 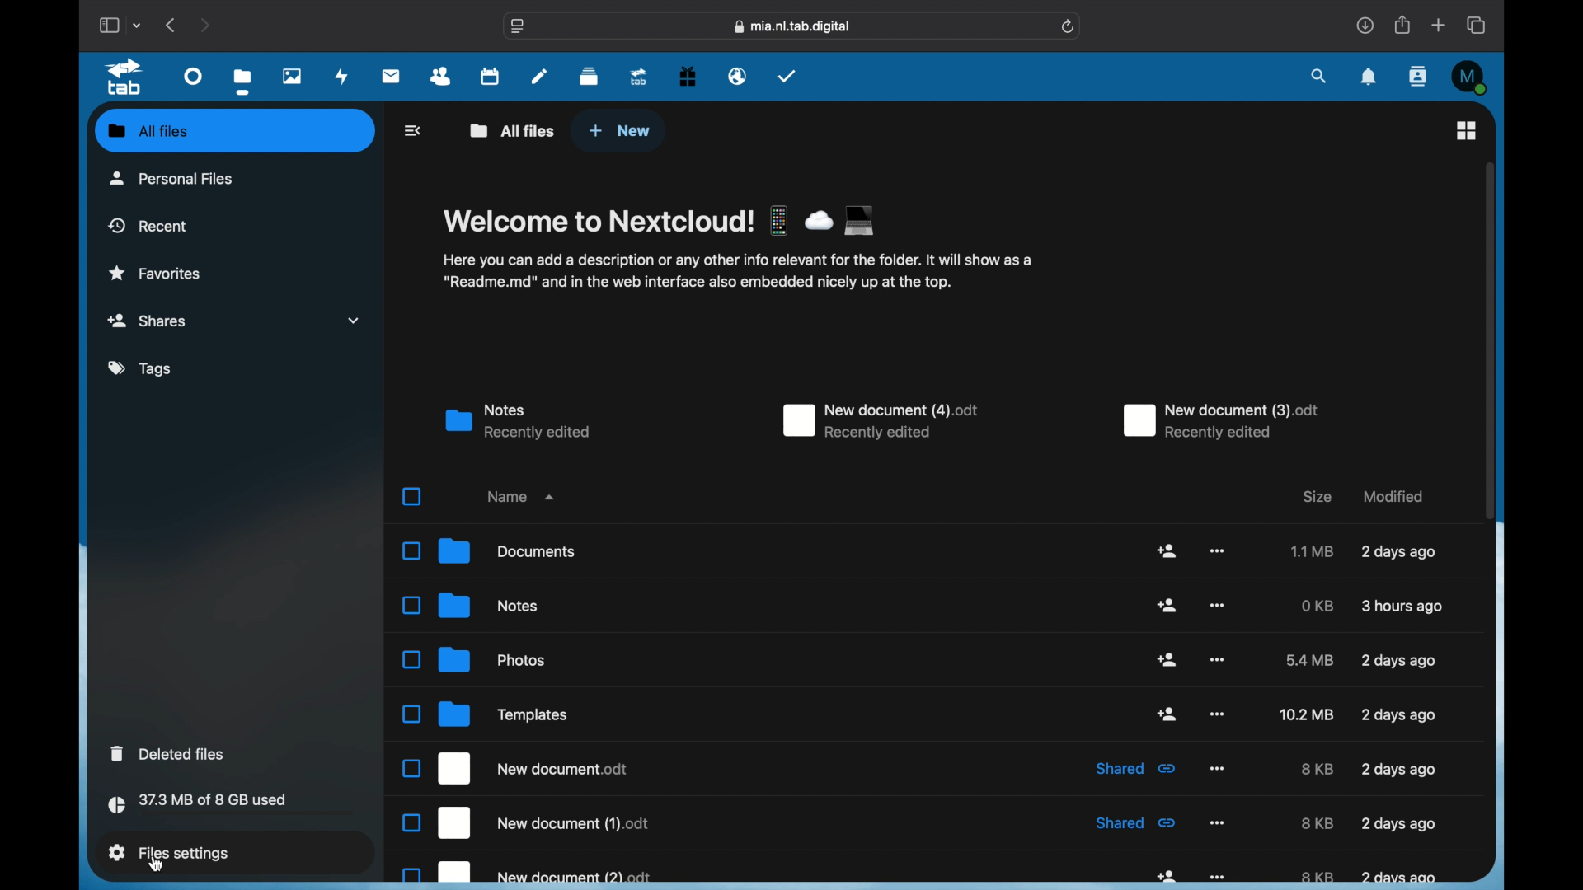 What do you see at coordinates (1138, 768) in the screenshot?
I see `shared` at bounding box center [1138, 768].